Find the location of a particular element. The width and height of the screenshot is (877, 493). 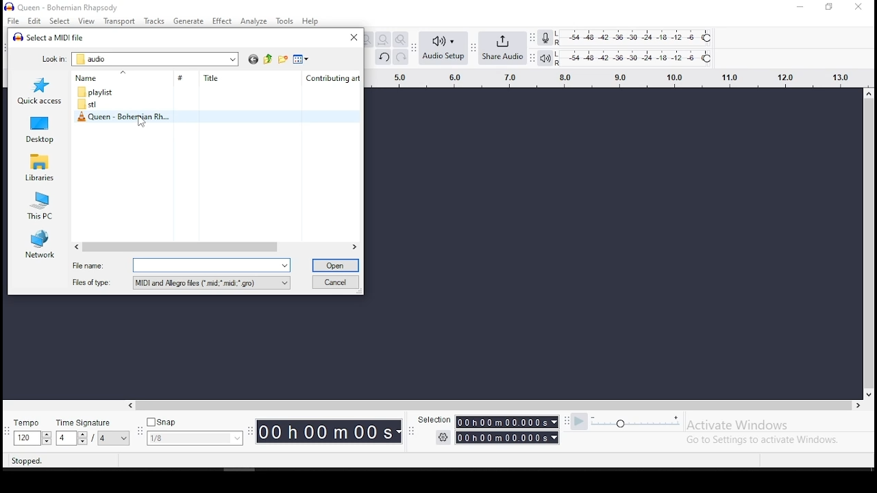

minimize is located at coordinates (798, 7).